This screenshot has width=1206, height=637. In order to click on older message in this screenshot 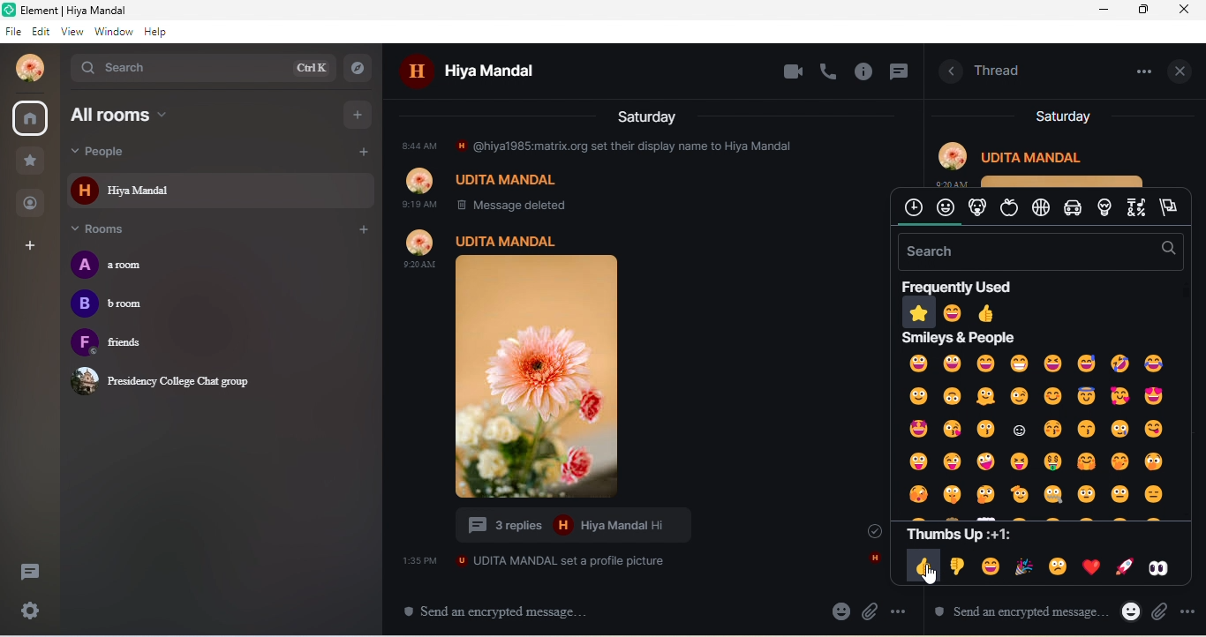, I will do `click(634, 174)`.